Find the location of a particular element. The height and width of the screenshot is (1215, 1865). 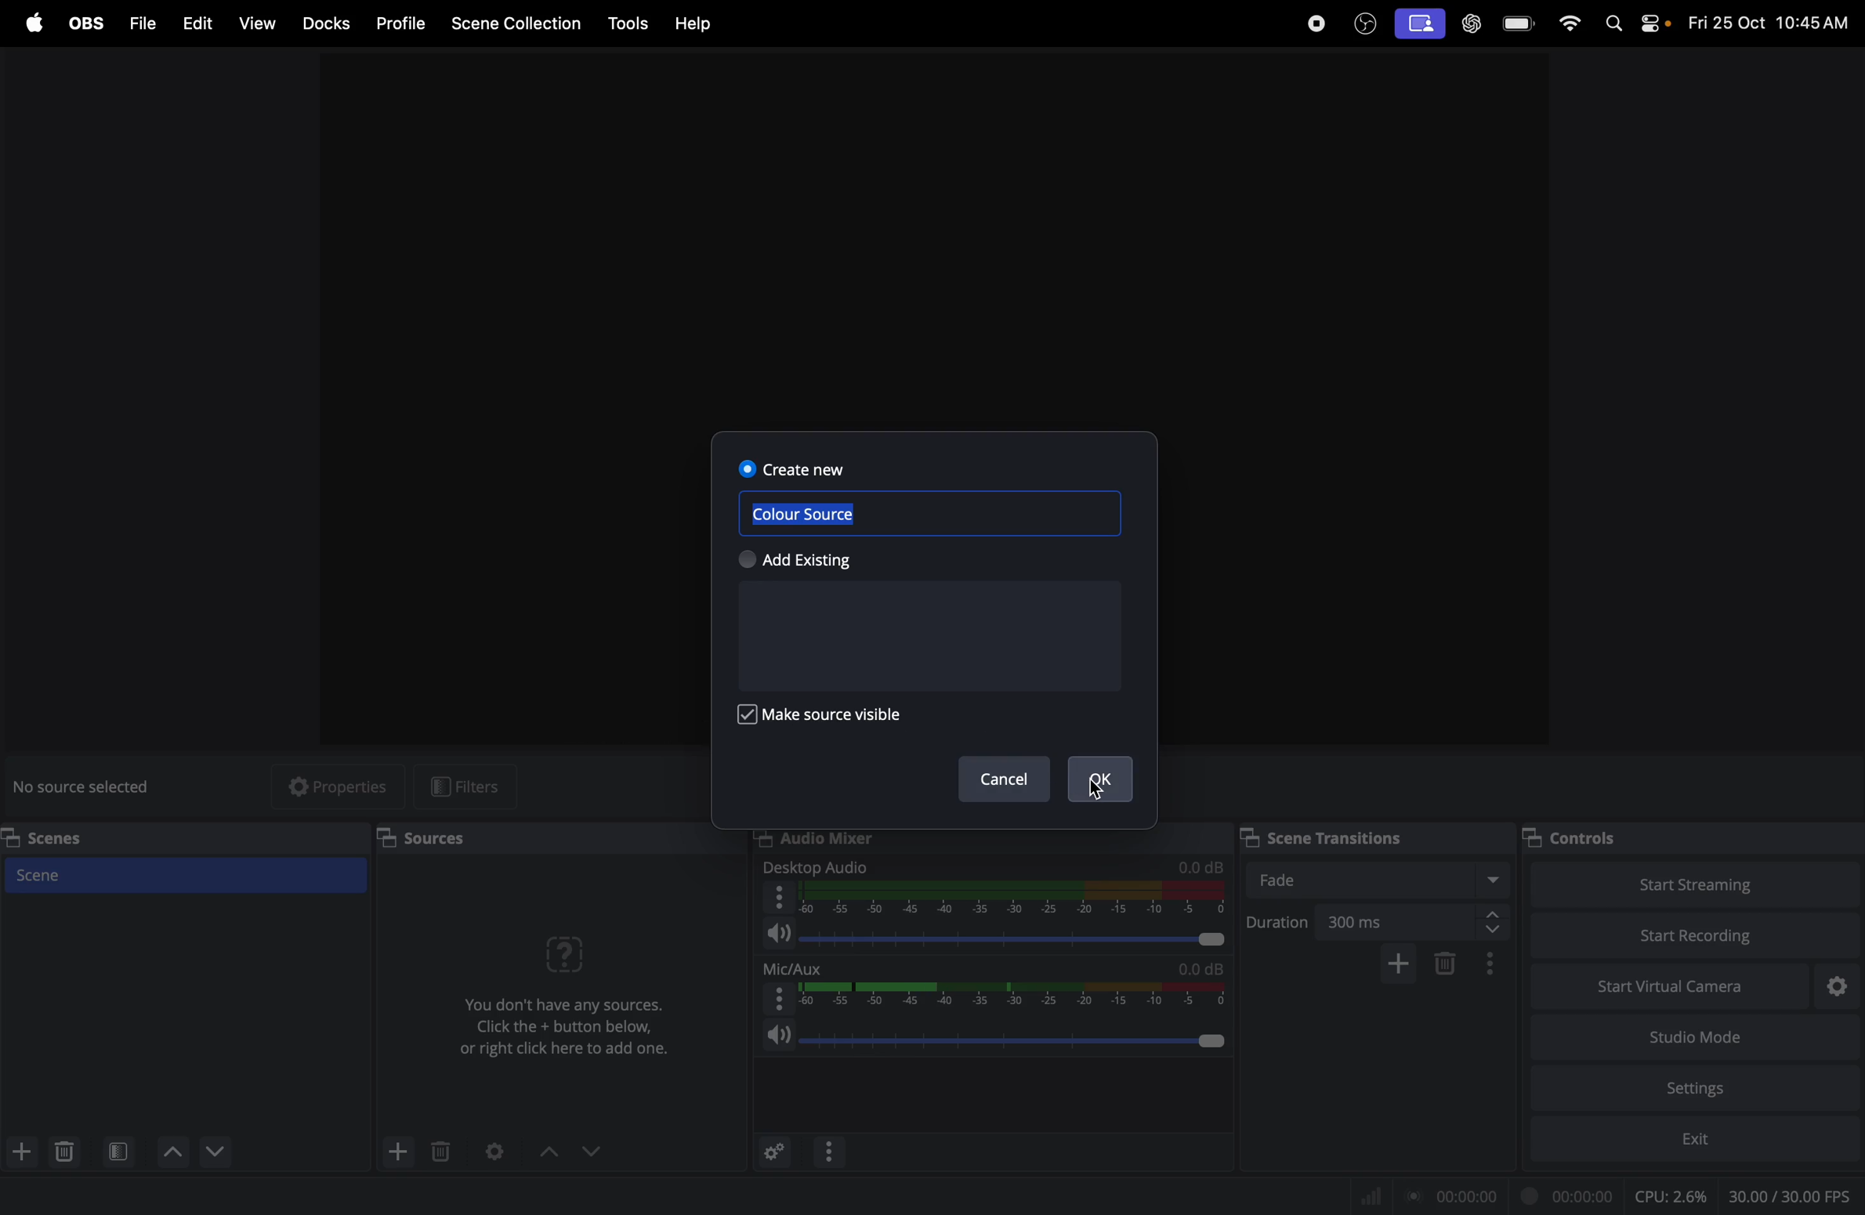

add cofigurable transition is located at coordinates (1398, 964).